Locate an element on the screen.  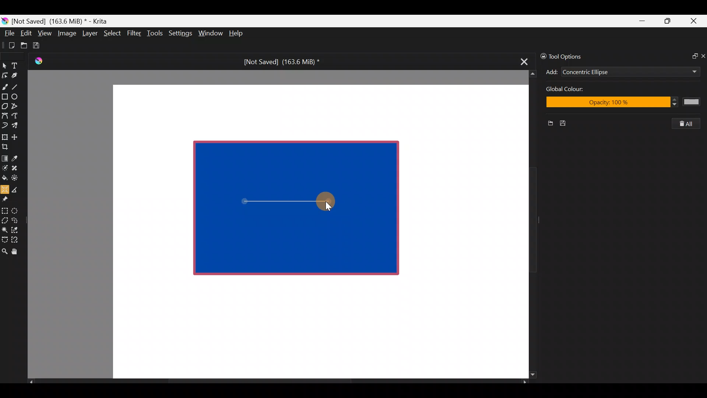
Contiguous selection tool is located at coordinates (4, 228).